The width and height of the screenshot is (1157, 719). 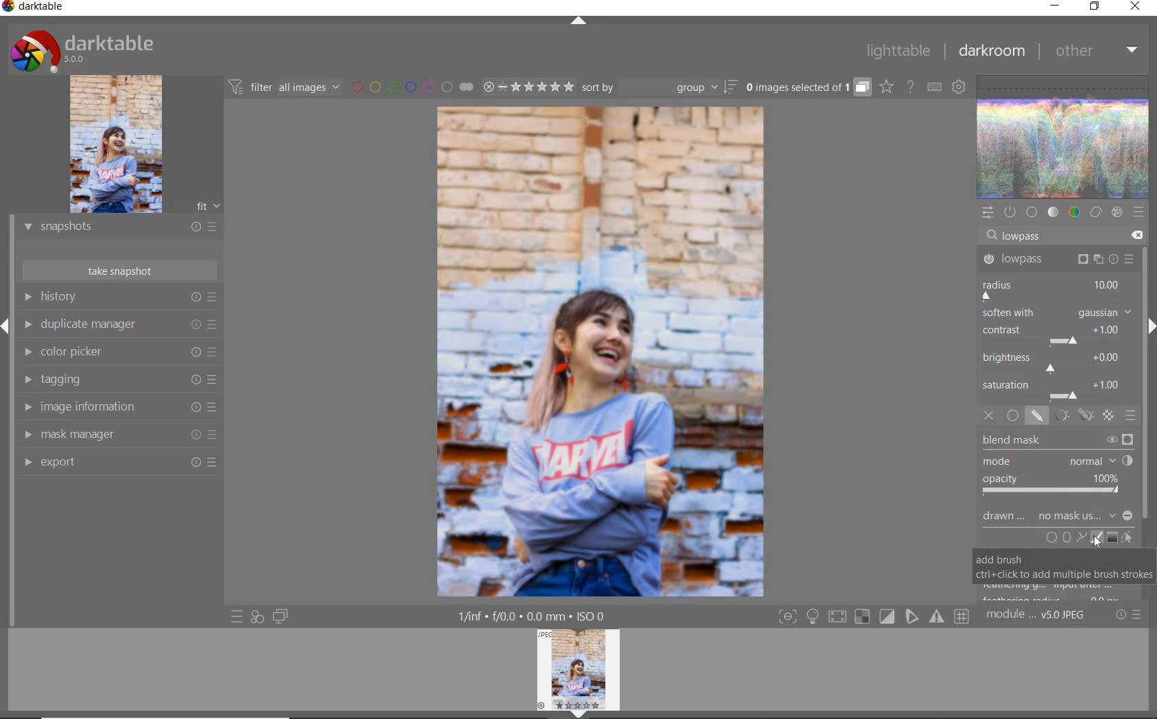 What do you see at coordinates (1131, 415) in the screenshot?
I see `blending options` at bounding box center [1131, 415].